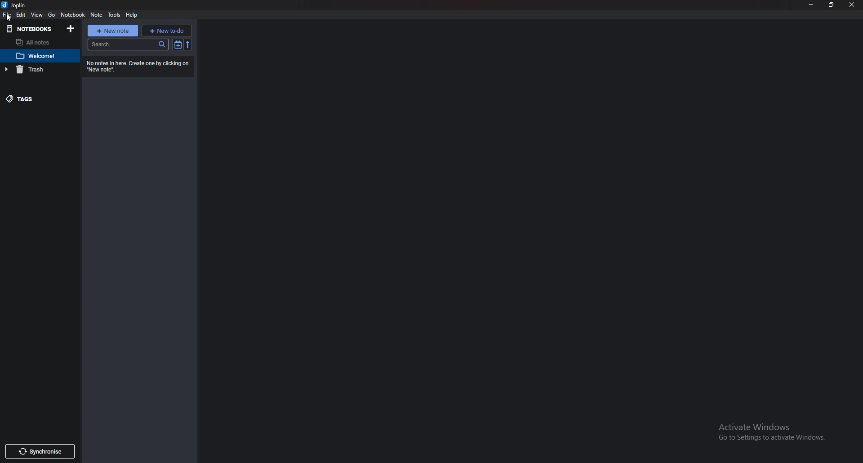 The image size is (863, 463). I want to click on note, so click(98, 14).